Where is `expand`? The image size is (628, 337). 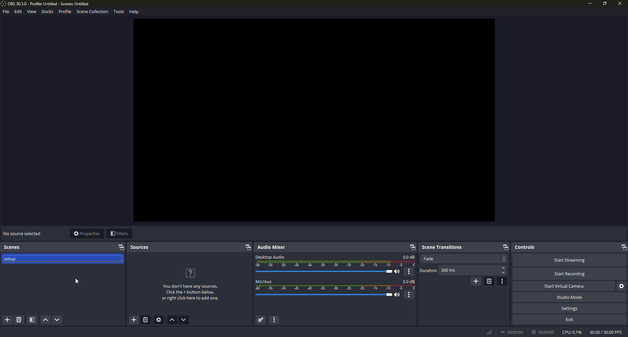 expand is located at coordinates (622, 247).